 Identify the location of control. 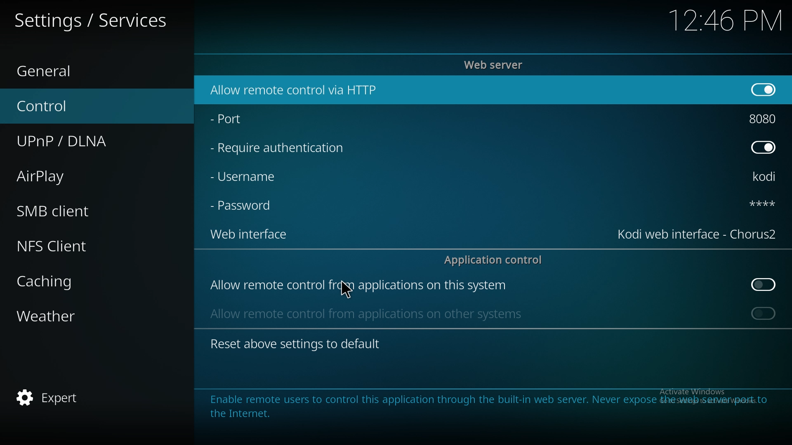
(79, 105).